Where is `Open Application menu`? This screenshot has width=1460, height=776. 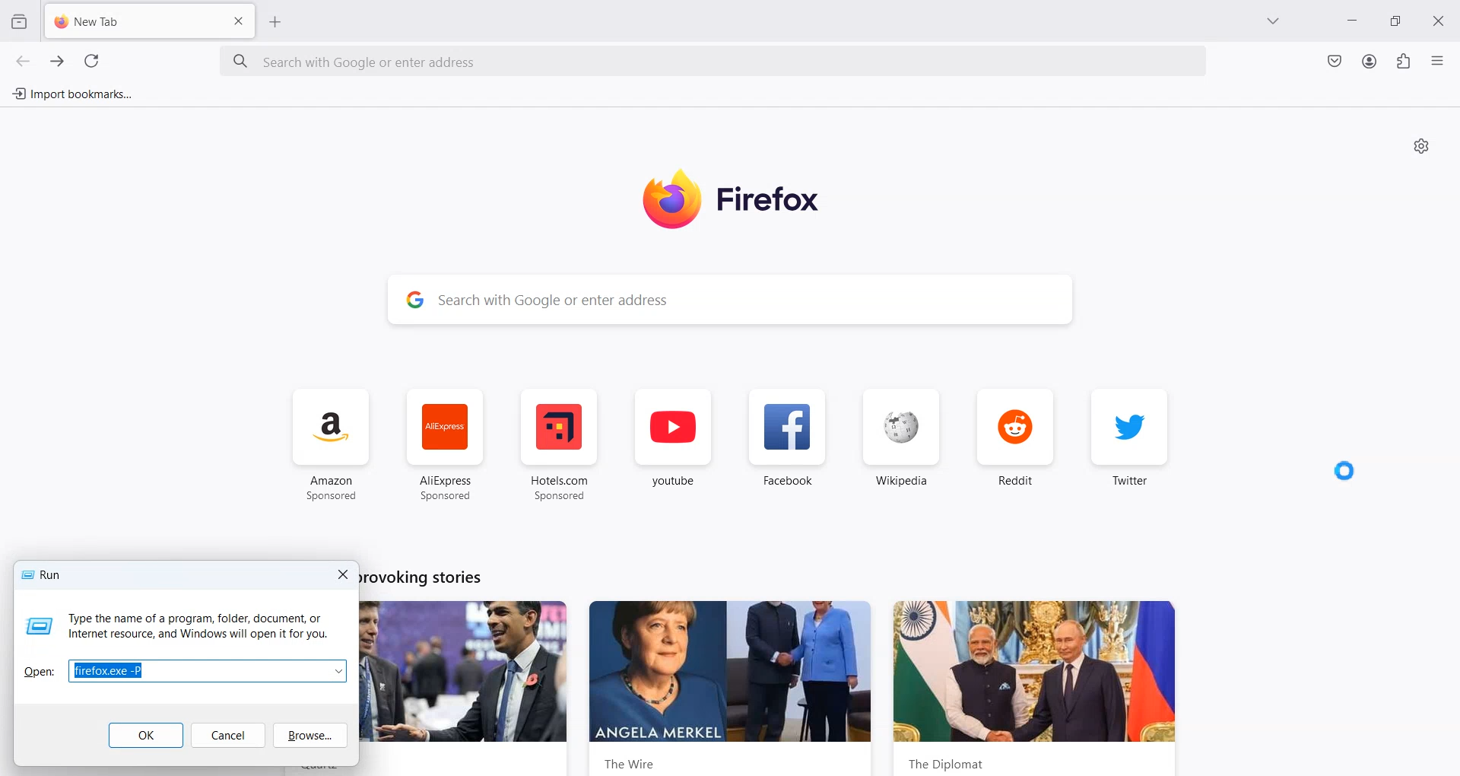
Open Application menu is located at coordinates (1439, 60).